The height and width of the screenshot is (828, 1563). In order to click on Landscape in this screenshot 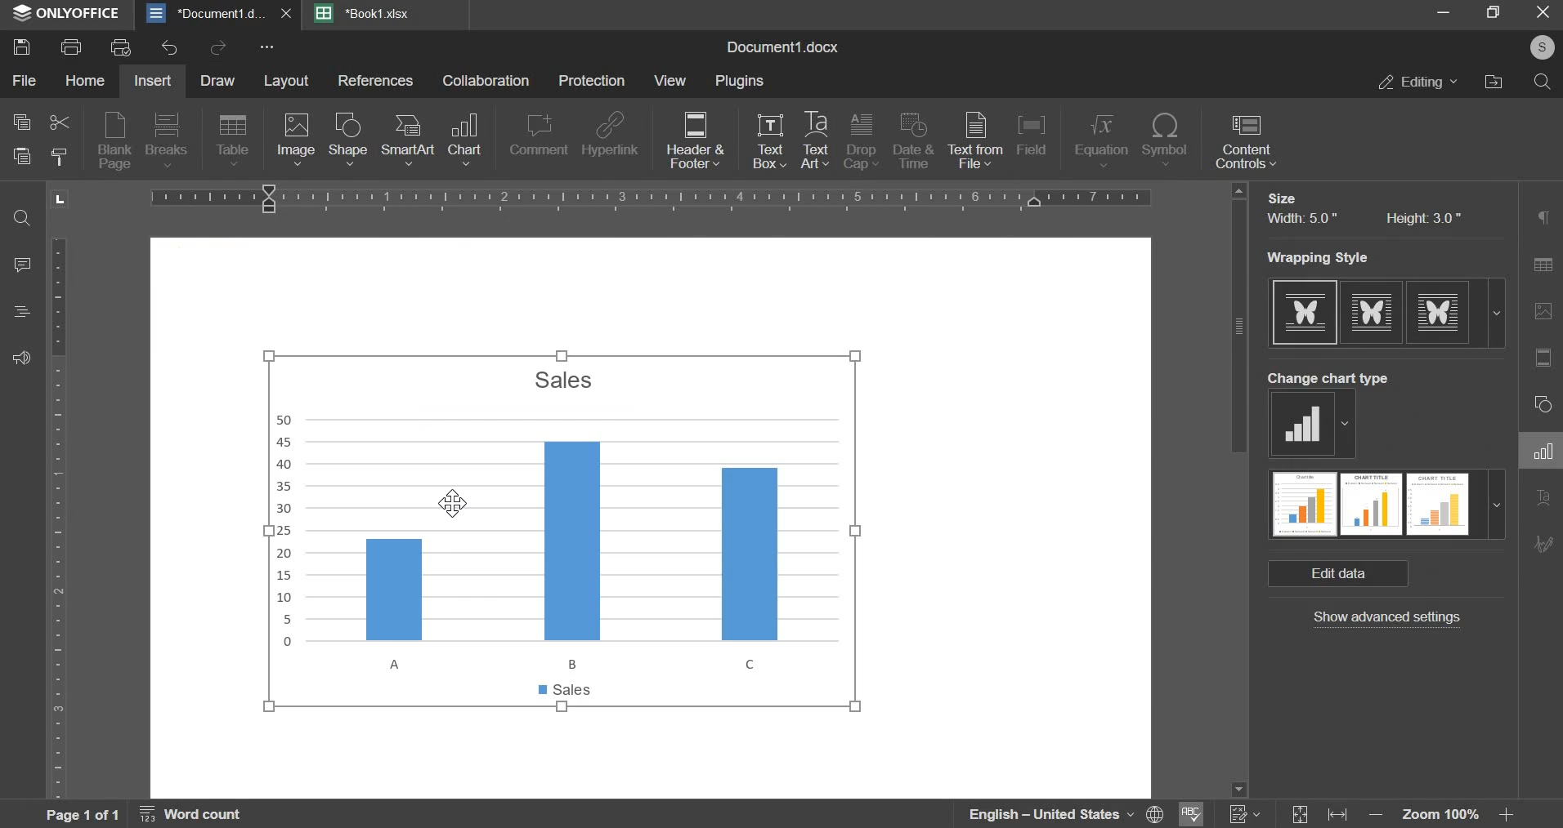, I will do `click(60, 198)`.